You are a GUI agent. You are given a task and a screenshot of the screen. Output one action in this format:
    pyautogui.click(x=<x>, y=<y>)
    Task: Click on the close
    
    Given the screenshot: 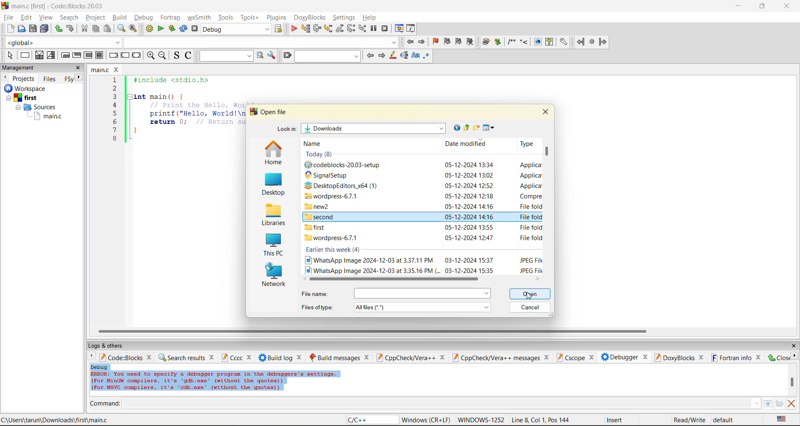 What is the action you would take?
    pyautogui.click(x=117, y=70)
    